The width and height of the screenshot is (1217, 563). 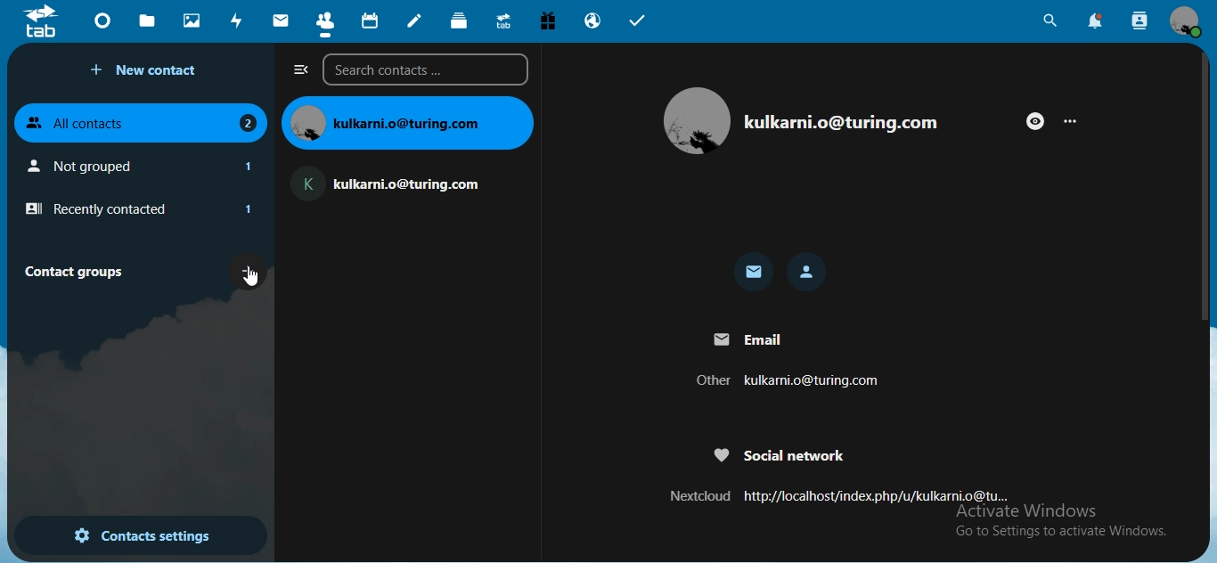 I want to click on kulkarni.o@turing.com, so click(x=407, y=122).